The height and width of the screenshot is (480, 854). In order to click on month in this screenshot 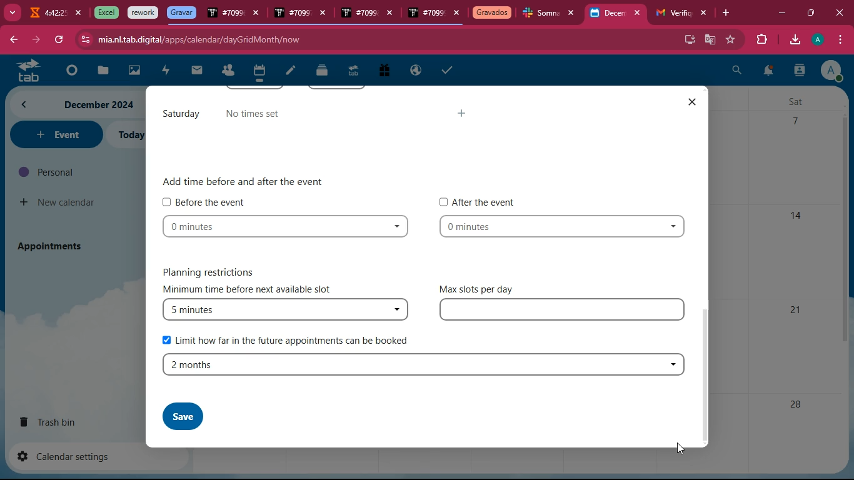, I will do `click(75, 104)`.